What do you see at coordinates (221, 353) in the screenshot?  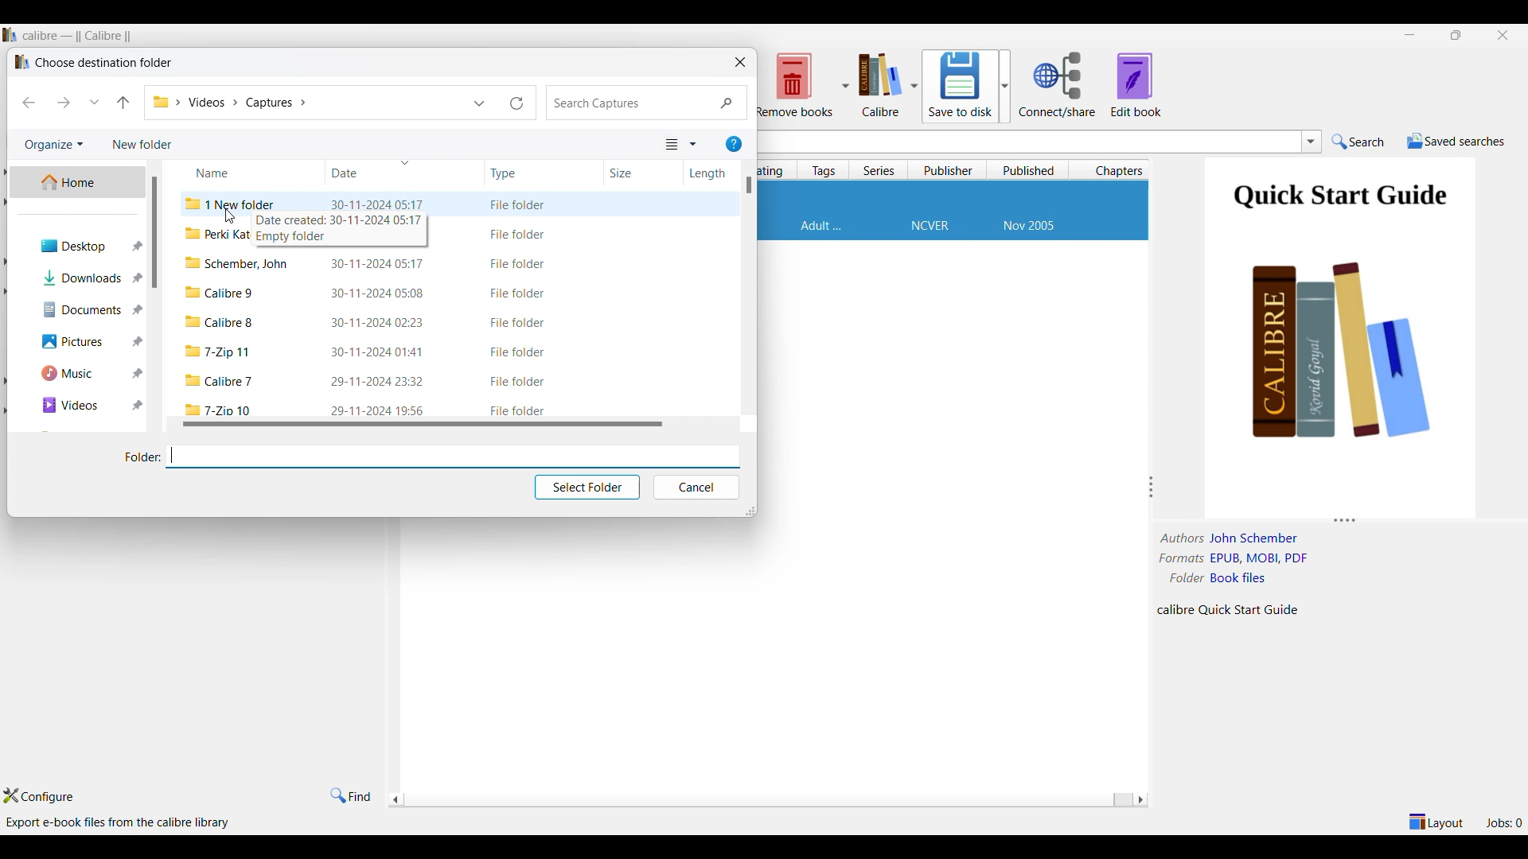 I see `folder` at bounding box center [221, 353].